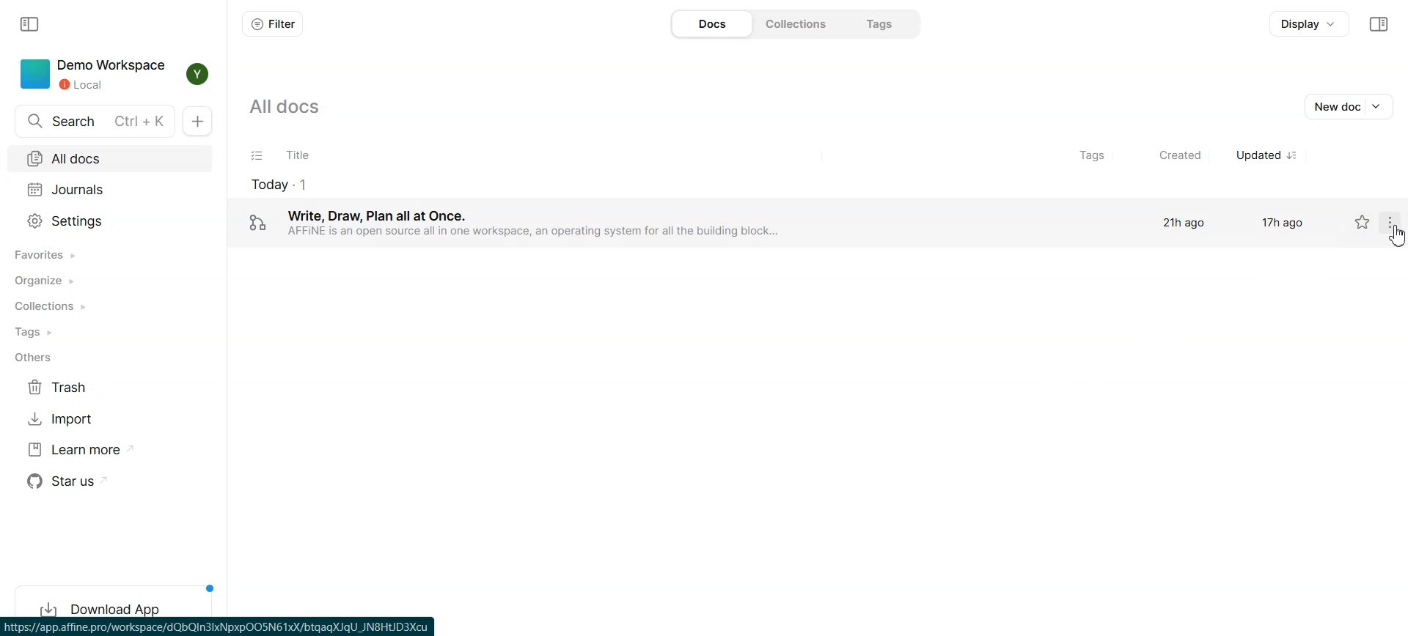 The height and width of the screenshot is (636, 1408). What do you see at coordinates (109, 256) in the screenshot?
I see `Favorites` at bounding box center [109, 256].